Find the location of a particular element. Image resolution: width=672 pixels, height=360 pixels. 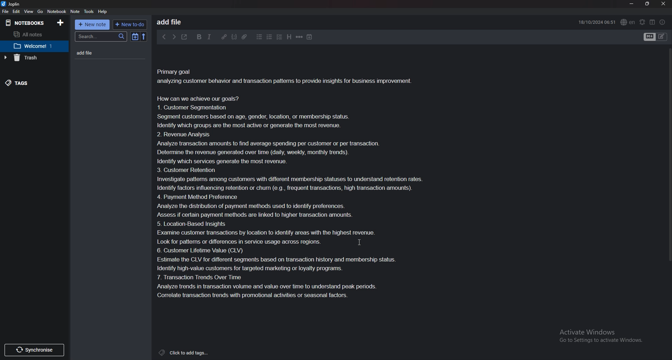

Toggle sort order is located at coordinates (135, 37).